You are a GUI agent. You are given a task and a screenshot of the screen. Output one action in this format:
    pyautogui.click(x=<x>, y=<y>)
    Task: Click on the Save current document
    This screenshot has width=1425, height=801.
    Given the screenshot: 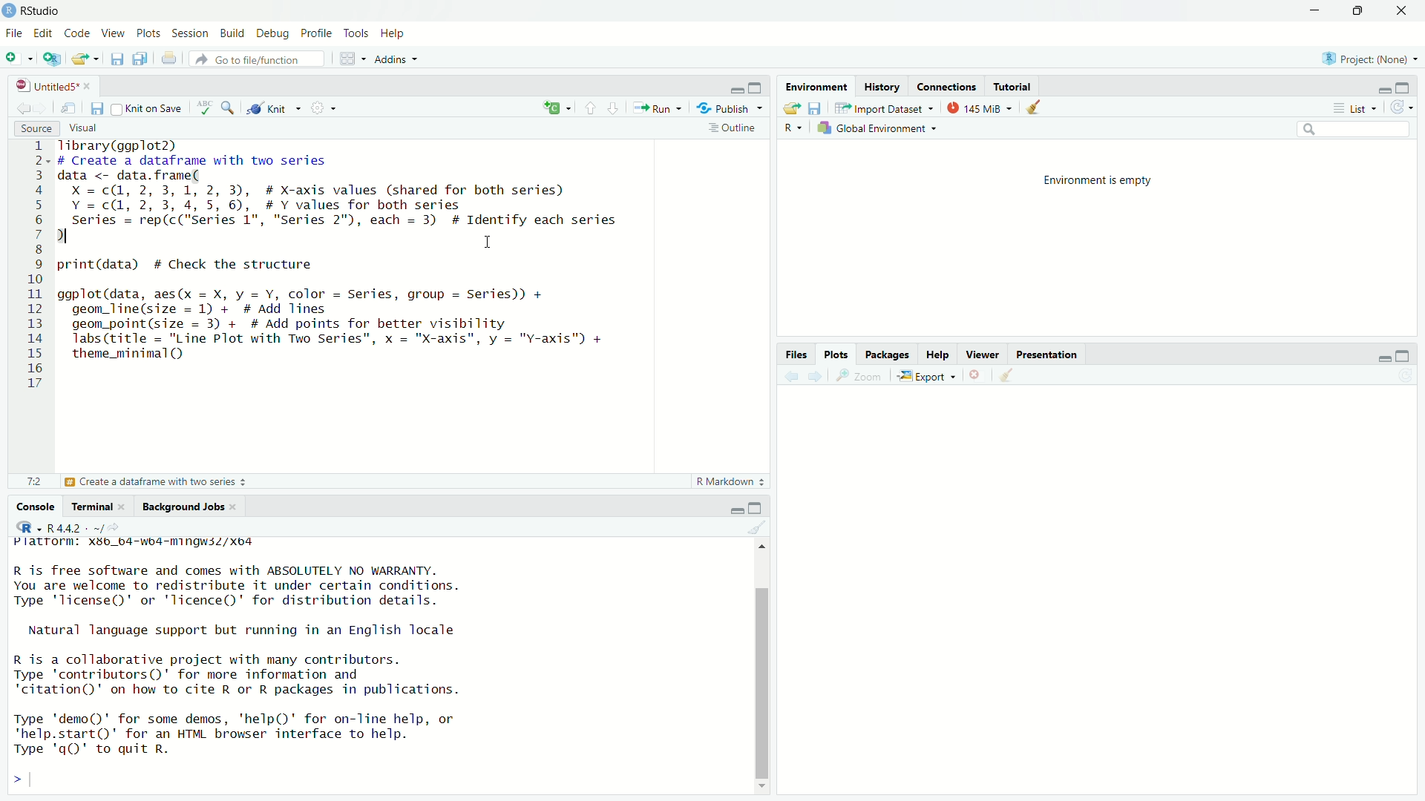 What is the action you would take?
    pyautogui.click(x=97, y=108)
    